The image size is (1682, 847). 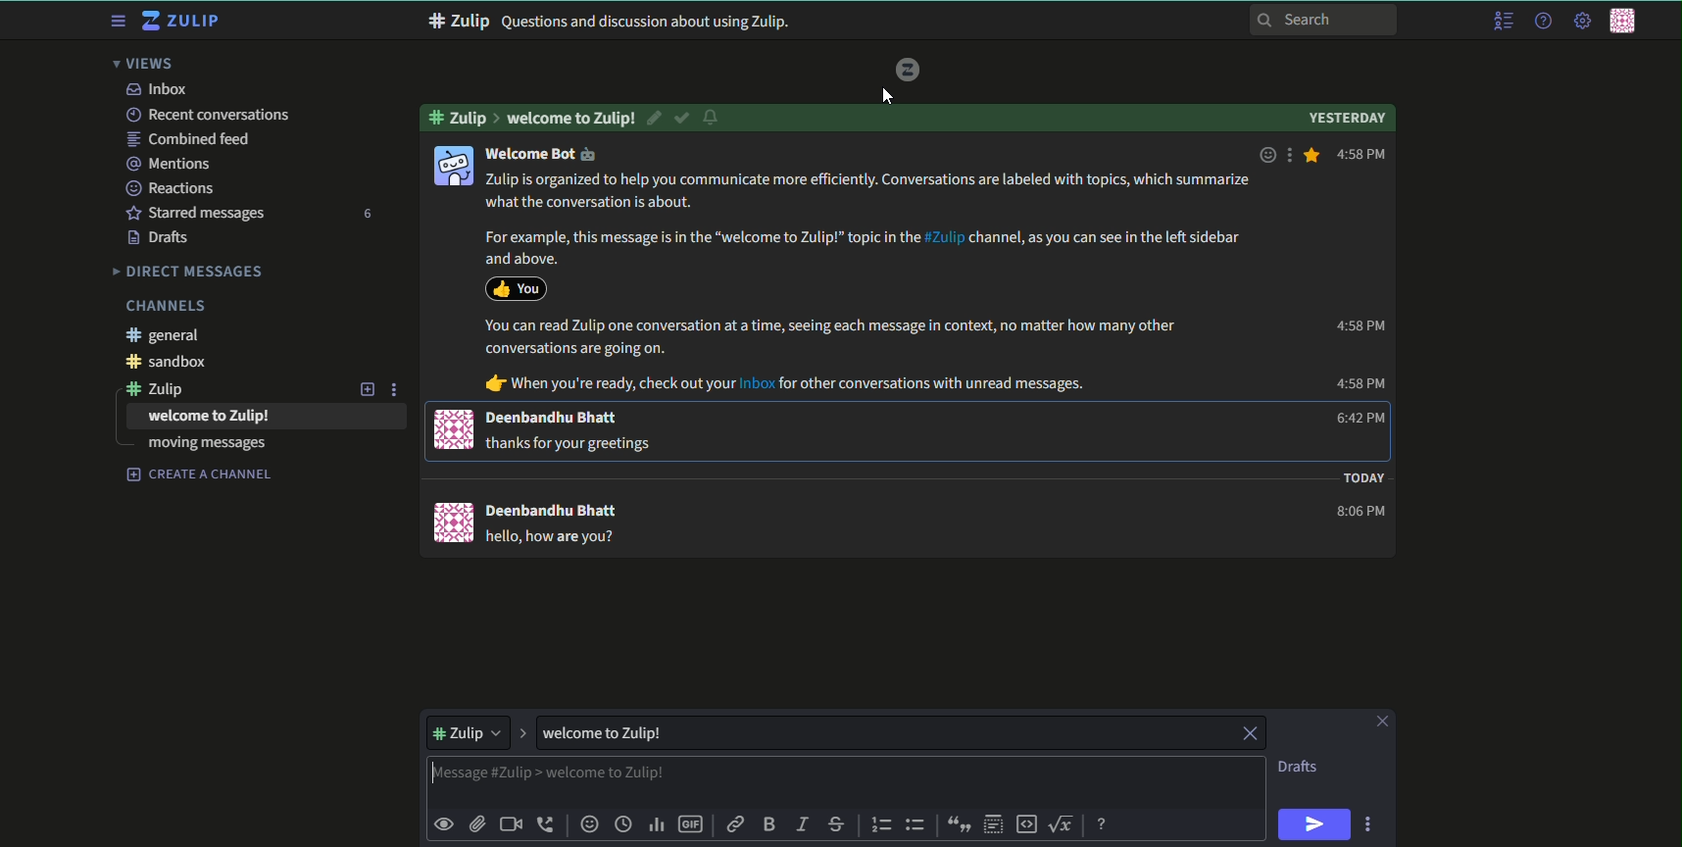 I want to click on menu, so click(x=1502, y=22).